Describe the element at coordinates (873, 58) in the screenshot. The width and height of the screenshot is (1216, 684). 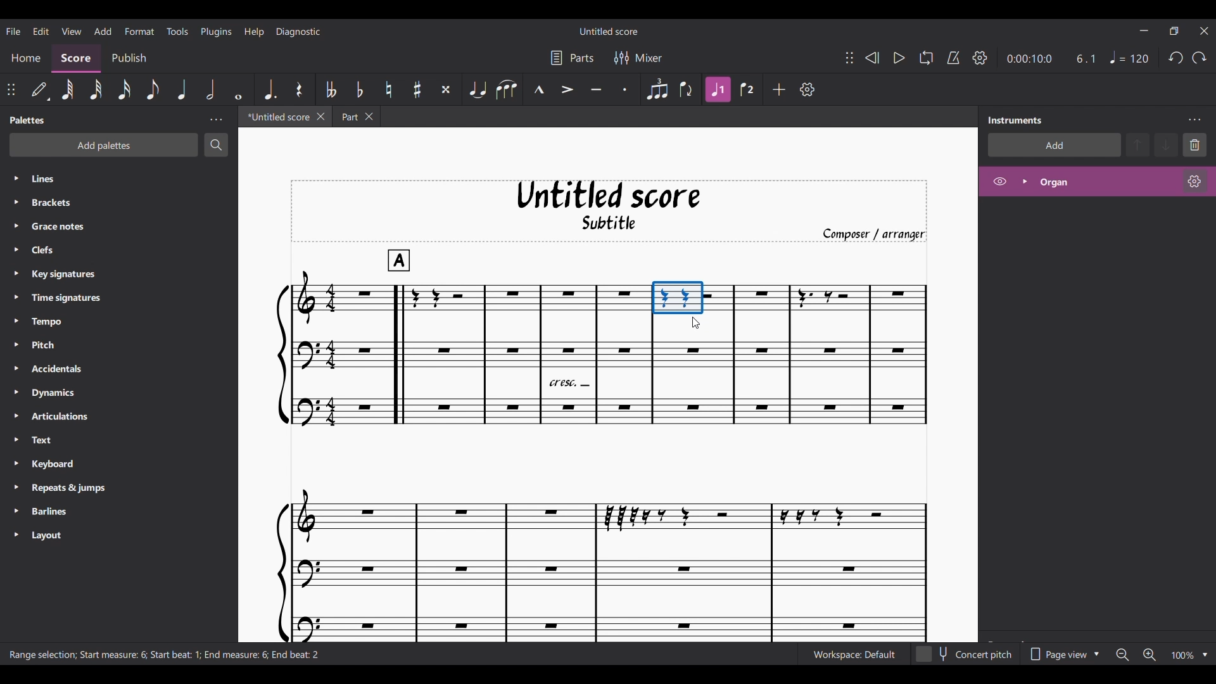
I see `Rewind` at that location.